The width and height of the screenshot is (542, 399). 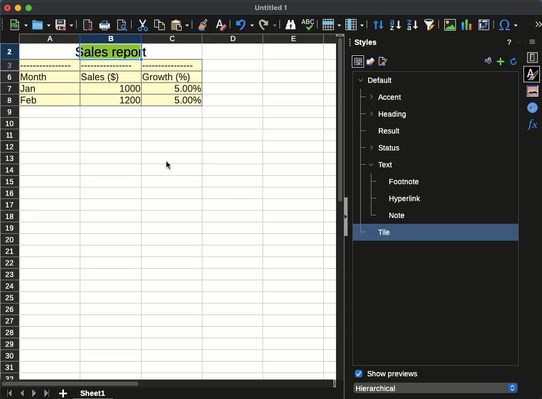 I want to click on image, so click(x=451, y=25).